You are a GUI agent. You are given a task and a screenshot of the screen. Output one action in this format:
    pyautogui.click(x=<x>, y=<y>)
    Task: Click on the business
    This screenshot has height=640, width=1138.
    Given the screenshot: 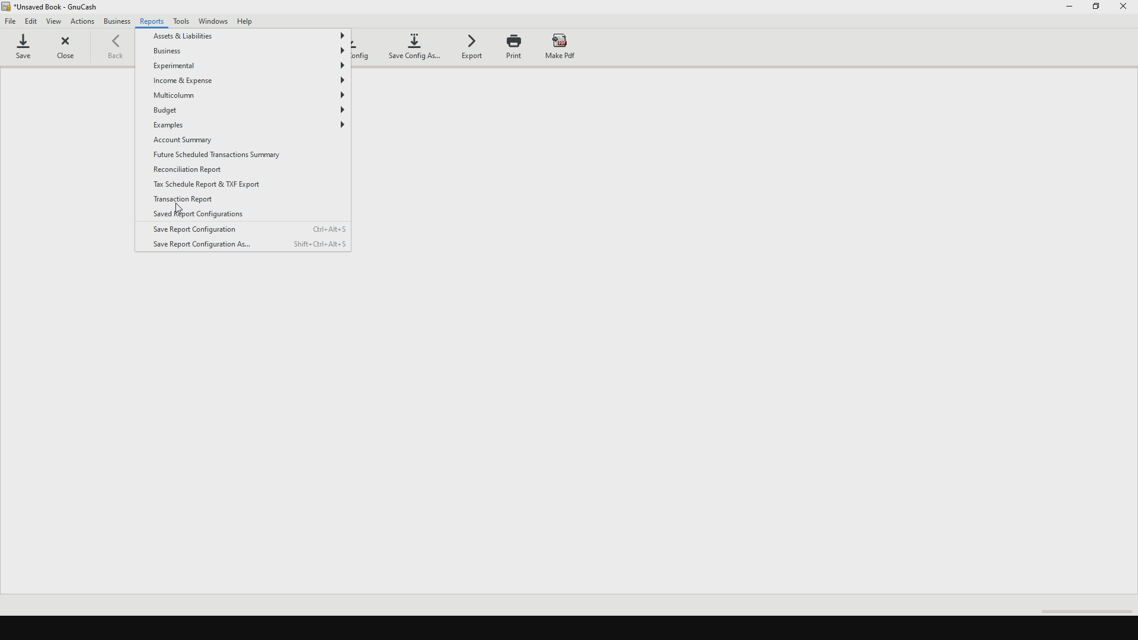 What is the action you would take?
    pyautogui.click(x=248, y=52)
    